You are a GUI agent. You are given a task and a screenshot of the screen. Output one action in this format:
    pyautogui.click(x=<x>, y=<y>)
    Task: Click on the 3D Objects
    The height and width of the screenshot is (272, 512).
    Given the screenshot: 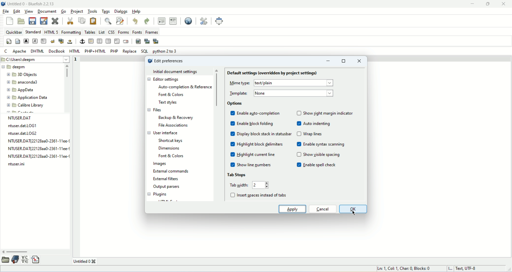 What is the action you would take?
    pyautogui.click(x=28, y=75)
    